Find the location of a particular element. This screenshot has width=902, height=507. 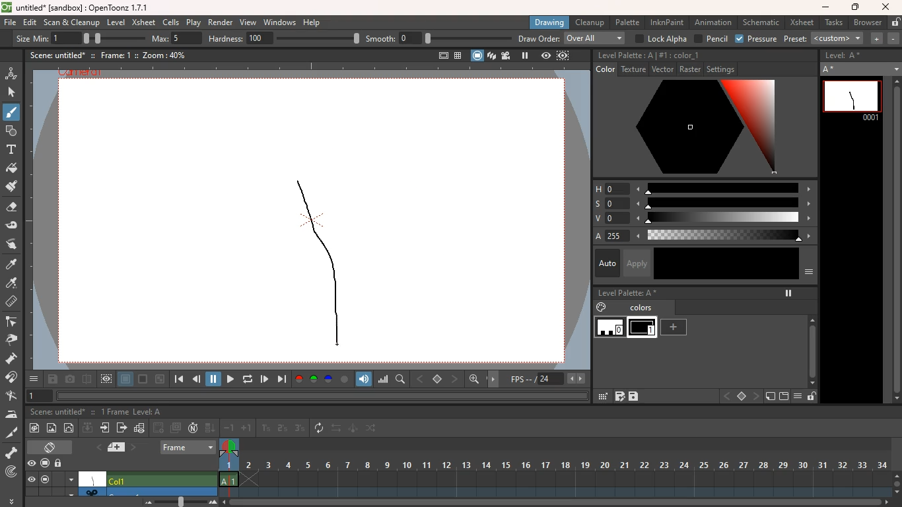

size is located at coordinates (109, 38).